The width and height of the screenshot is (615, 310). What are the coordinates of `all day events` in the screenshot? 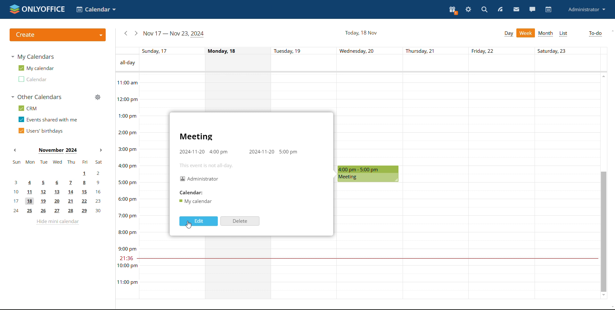 It's located at (373, 63).